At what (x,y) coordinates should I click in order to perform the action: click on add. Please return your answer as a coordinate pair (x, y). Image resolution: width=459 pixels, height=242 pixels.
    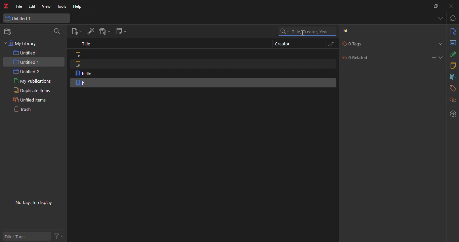
    Looking at the image, I should click on (430, 58).